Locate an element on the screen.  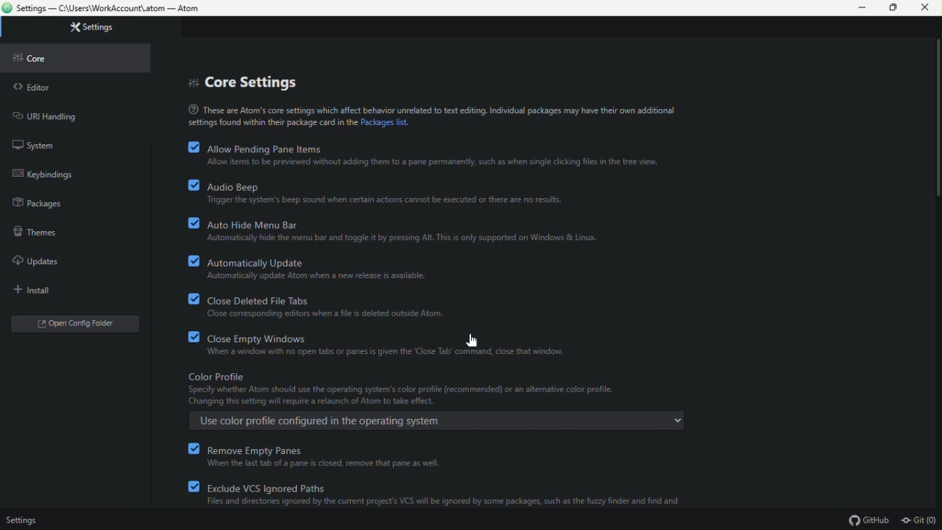
audio beep is located at coordinates (448, 191).